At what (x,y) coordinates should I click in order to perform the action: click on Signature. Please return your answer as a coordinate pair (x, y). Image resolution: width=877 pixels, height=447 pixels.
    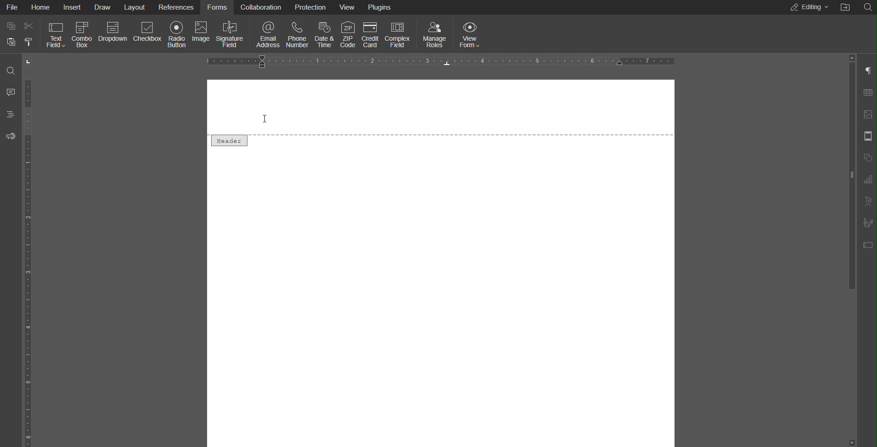
    Looking at the image, I should click on (231, 33).